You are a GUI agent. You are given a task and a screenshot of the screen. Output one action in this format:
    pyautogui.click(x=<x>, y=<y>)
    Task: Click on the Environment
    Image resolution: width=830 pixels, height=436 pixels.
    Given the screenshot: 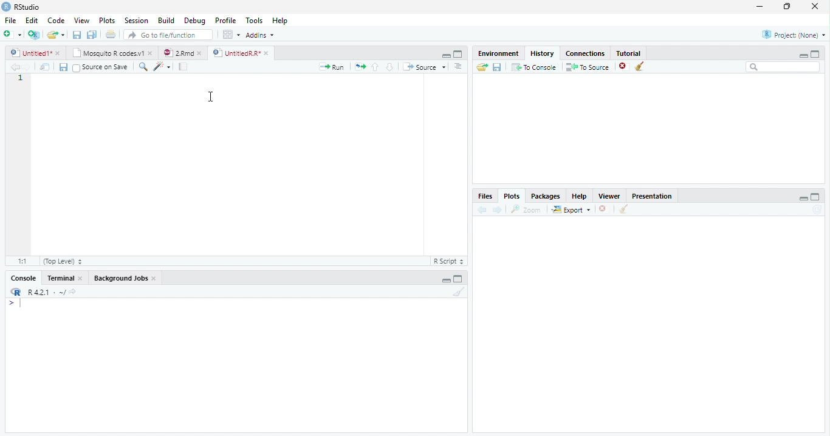 What is the action you would take?
    pyautogui.click(x=499, y=54)
    